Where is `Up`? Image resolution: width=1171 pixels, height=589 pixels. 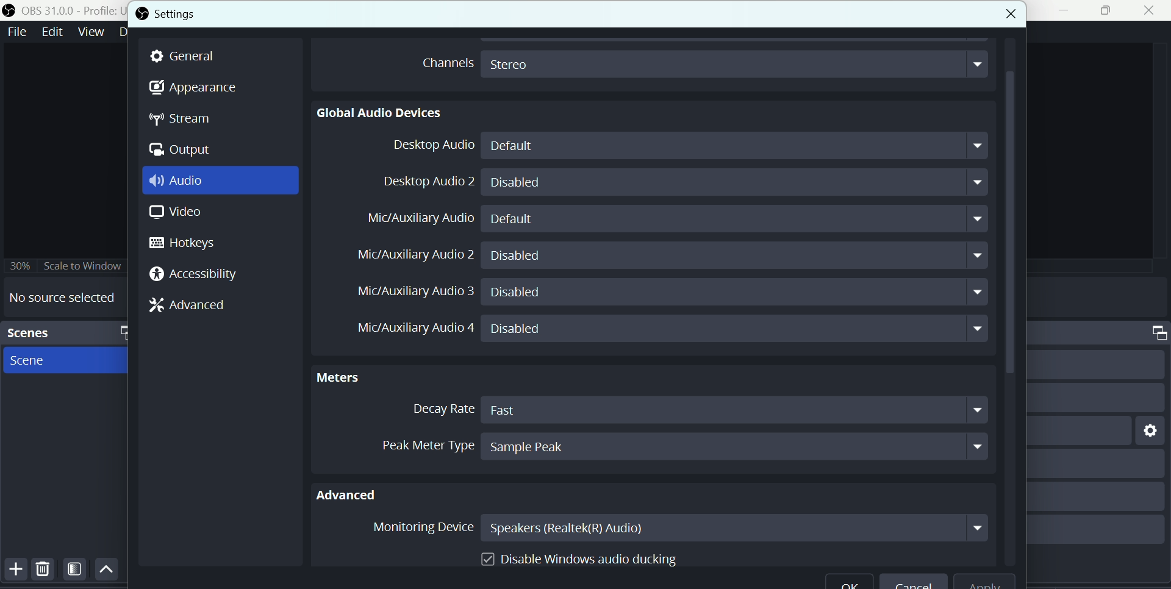
Up is located at coordinates (106, 570).